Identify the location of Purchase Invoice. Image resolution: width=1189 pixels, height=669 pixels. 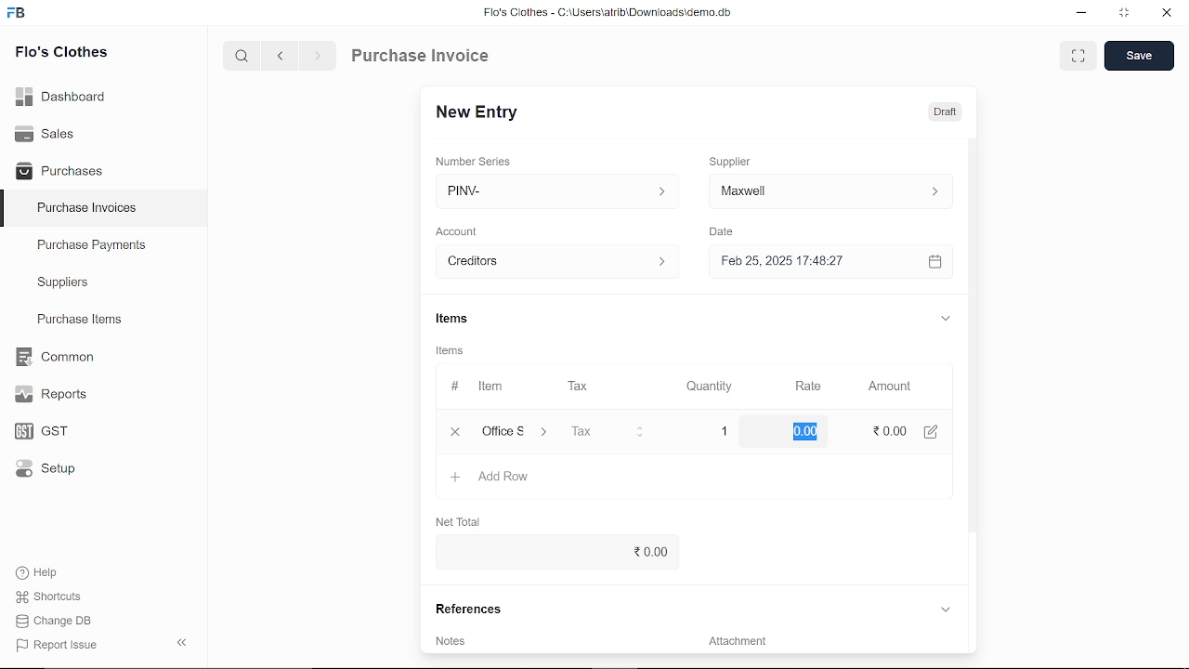
(424, 58).